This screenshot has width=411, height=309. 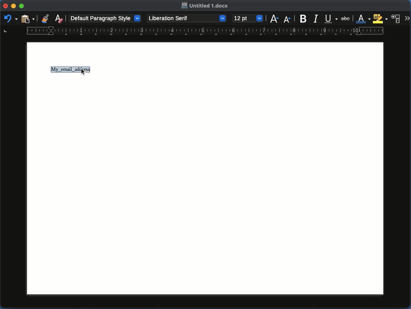 What do you see at coordinates (346, 19) in the screenshot?
I see `abc` at bounding box center [346, 19].